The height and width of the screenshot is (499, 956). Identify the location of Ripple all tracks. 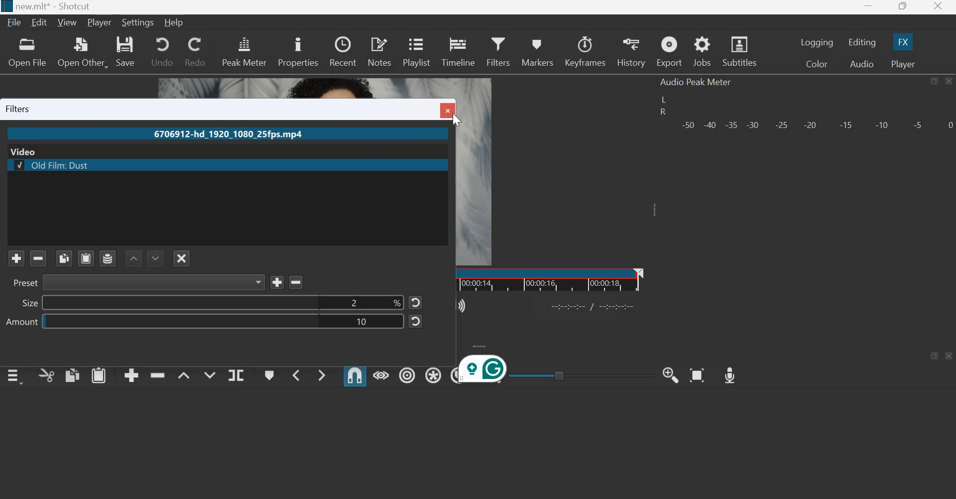
(431, 374).